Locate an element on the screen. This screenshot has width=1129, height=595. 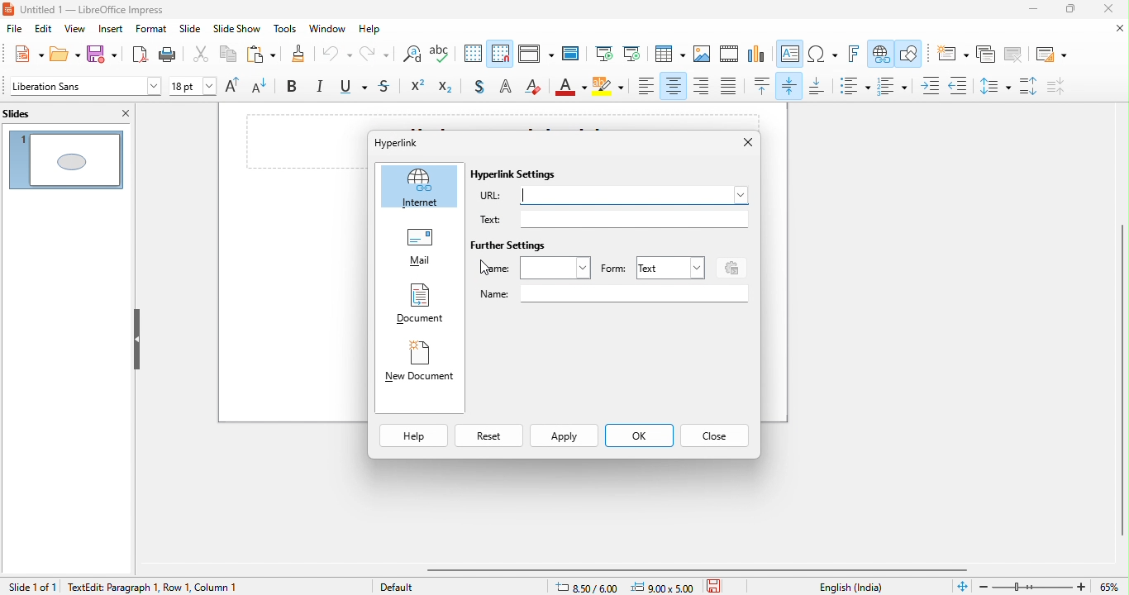
hide is located at coordinates (136, 339).